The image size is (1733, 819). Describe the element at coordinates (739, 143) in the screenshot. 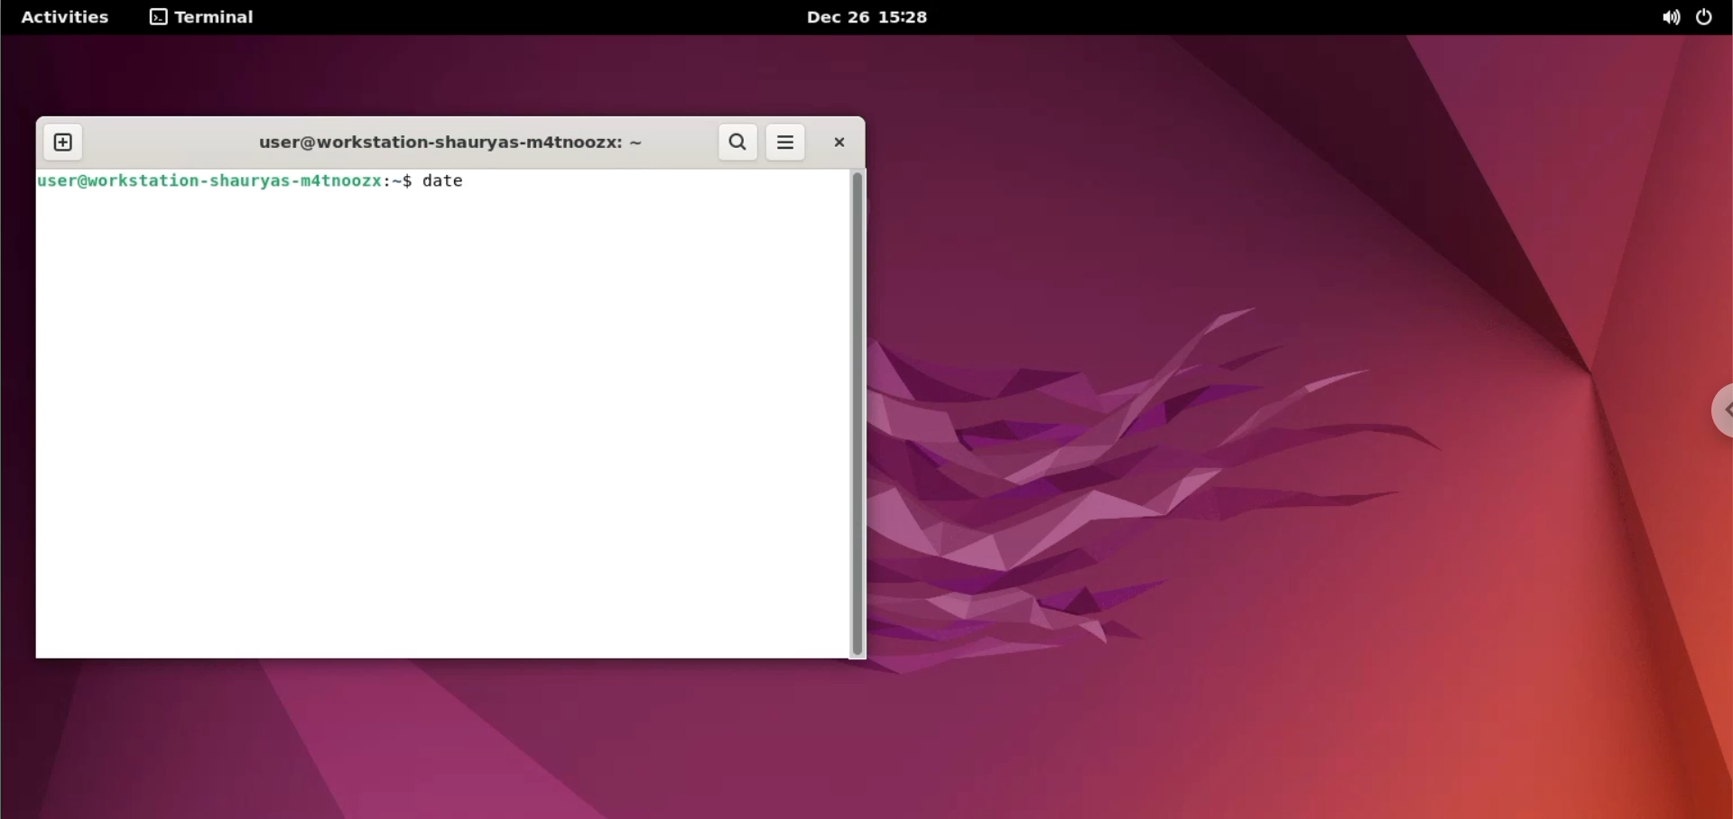

I see `search` at that location.